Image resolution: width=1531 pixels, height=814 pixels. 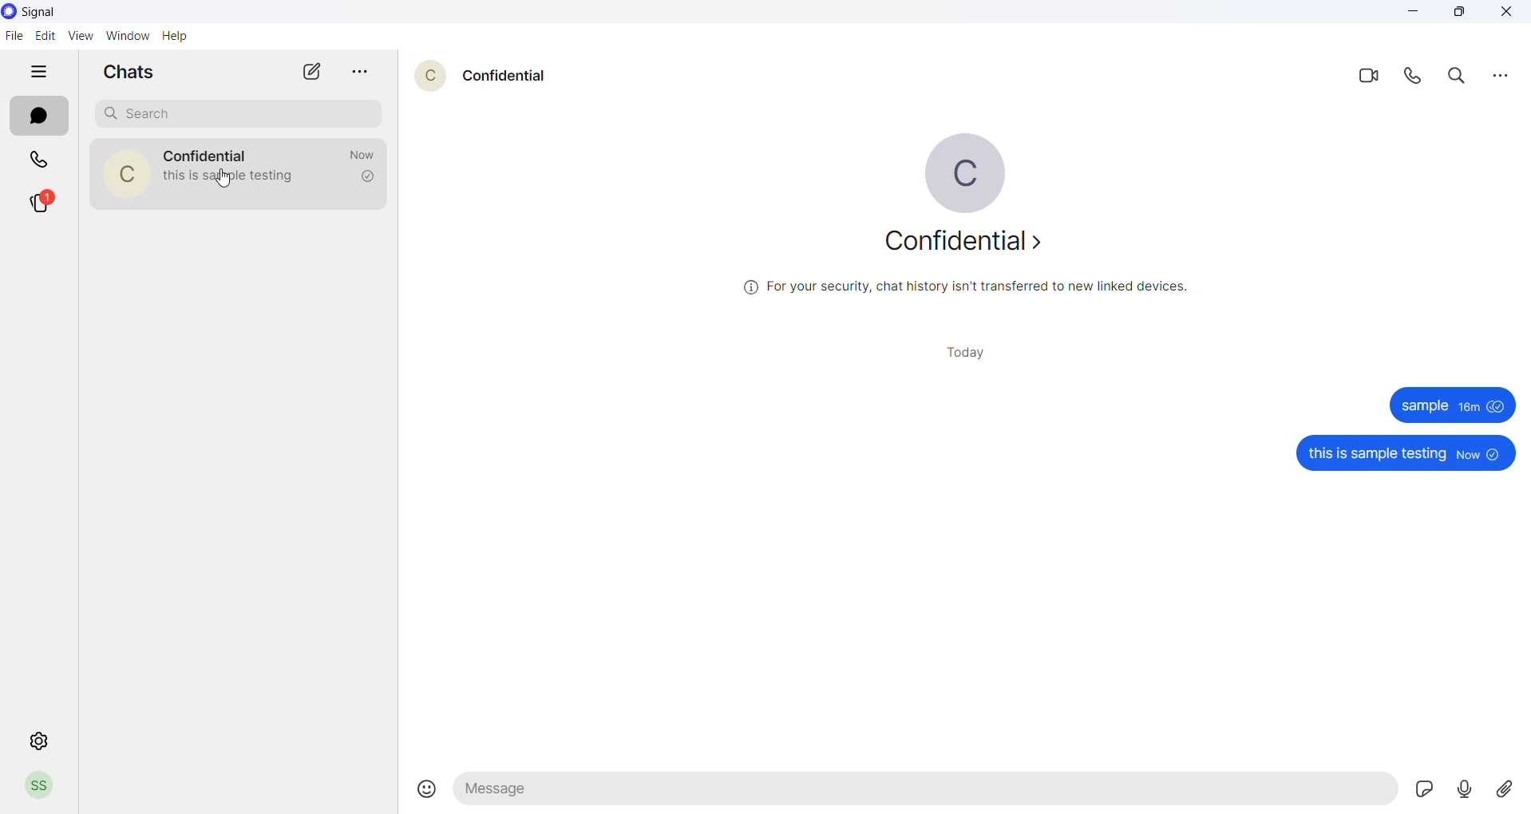 What do you see at coordinates (15, 35) in the screenshot?
I see `file` at bounding box center [15, 35].